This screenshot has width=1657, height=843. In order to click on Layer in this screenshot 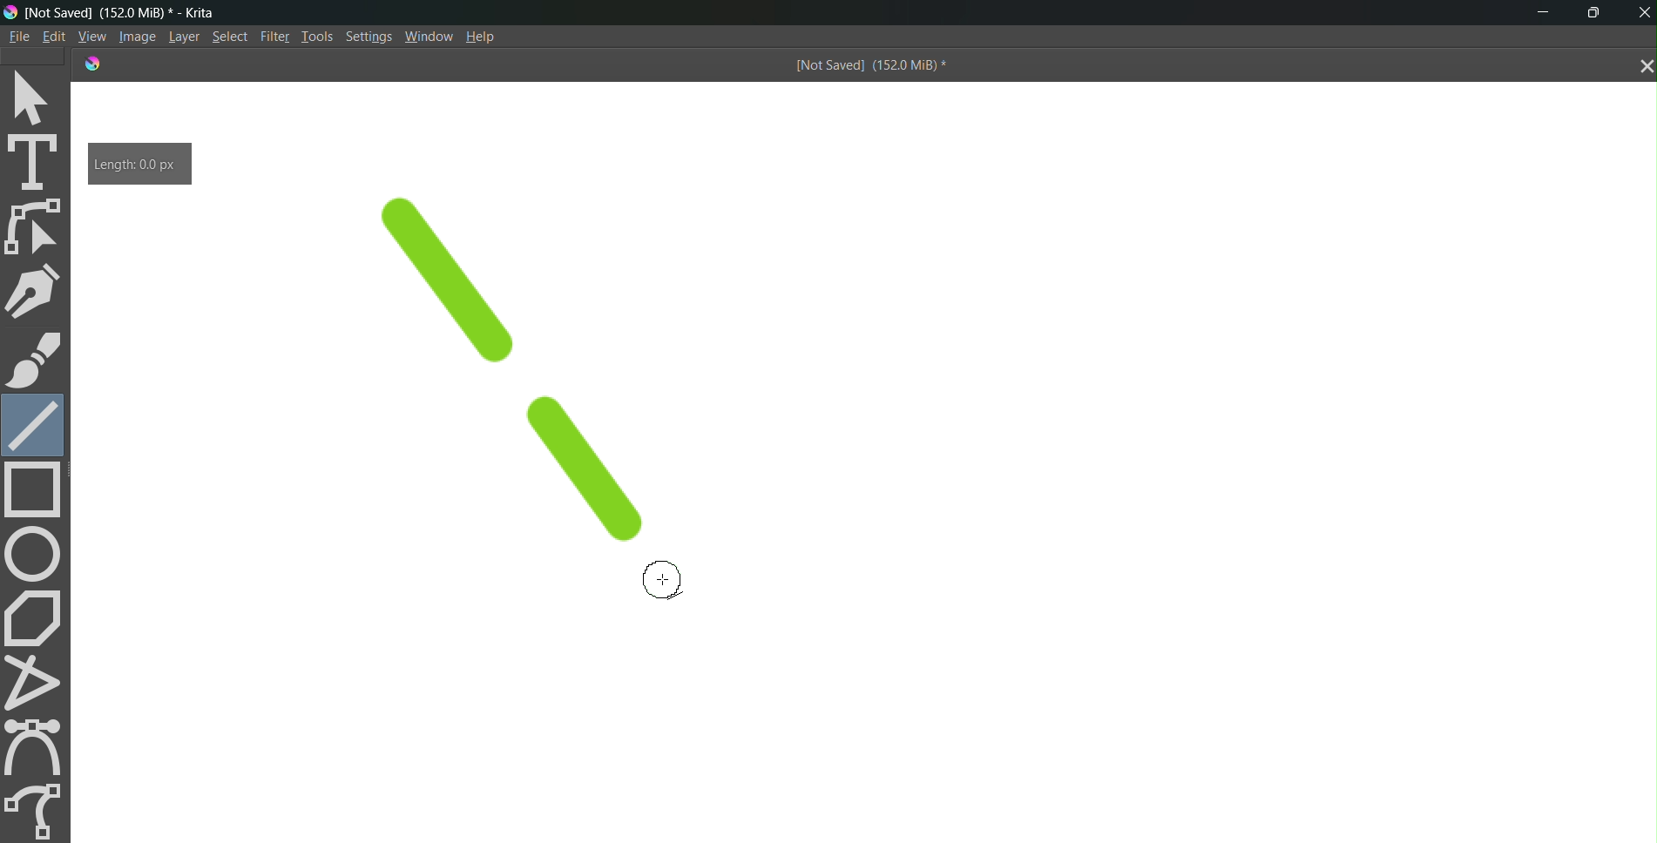, I will do `click(180, 37)`.